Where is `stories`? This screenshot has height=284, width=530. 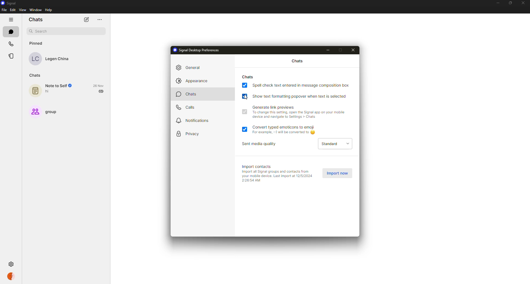
stories is located at coordinates (12, 56).